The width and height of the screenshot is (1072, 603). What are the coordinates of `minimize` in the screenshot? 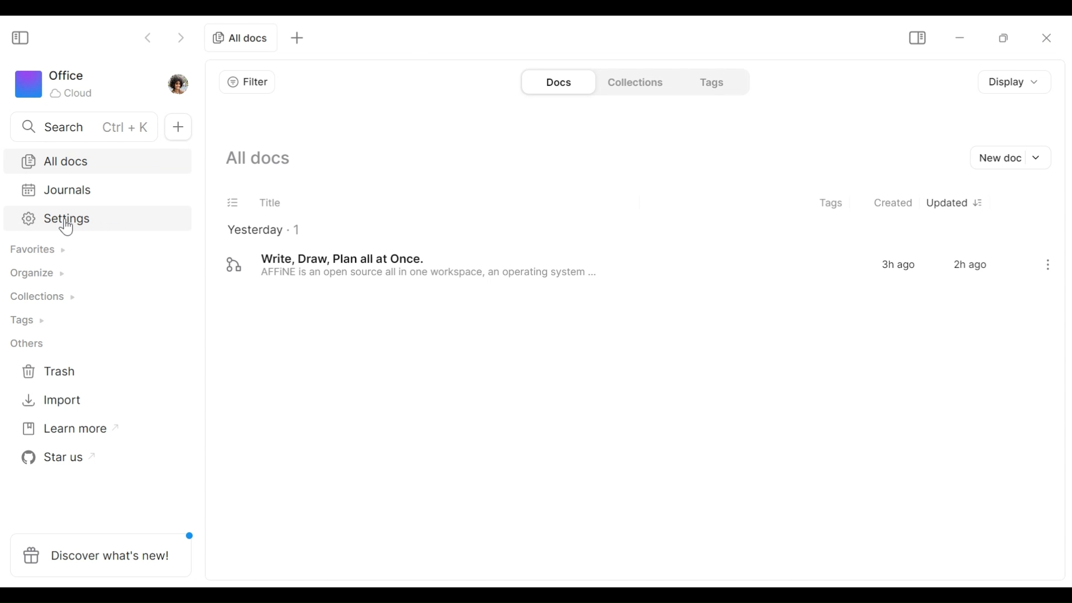 It's located at (962, 37).